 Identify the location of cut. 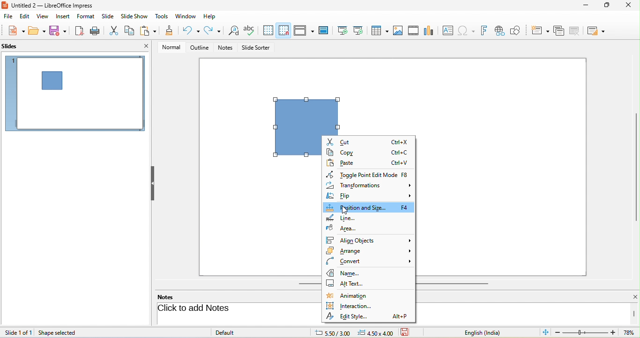
(367, 142).